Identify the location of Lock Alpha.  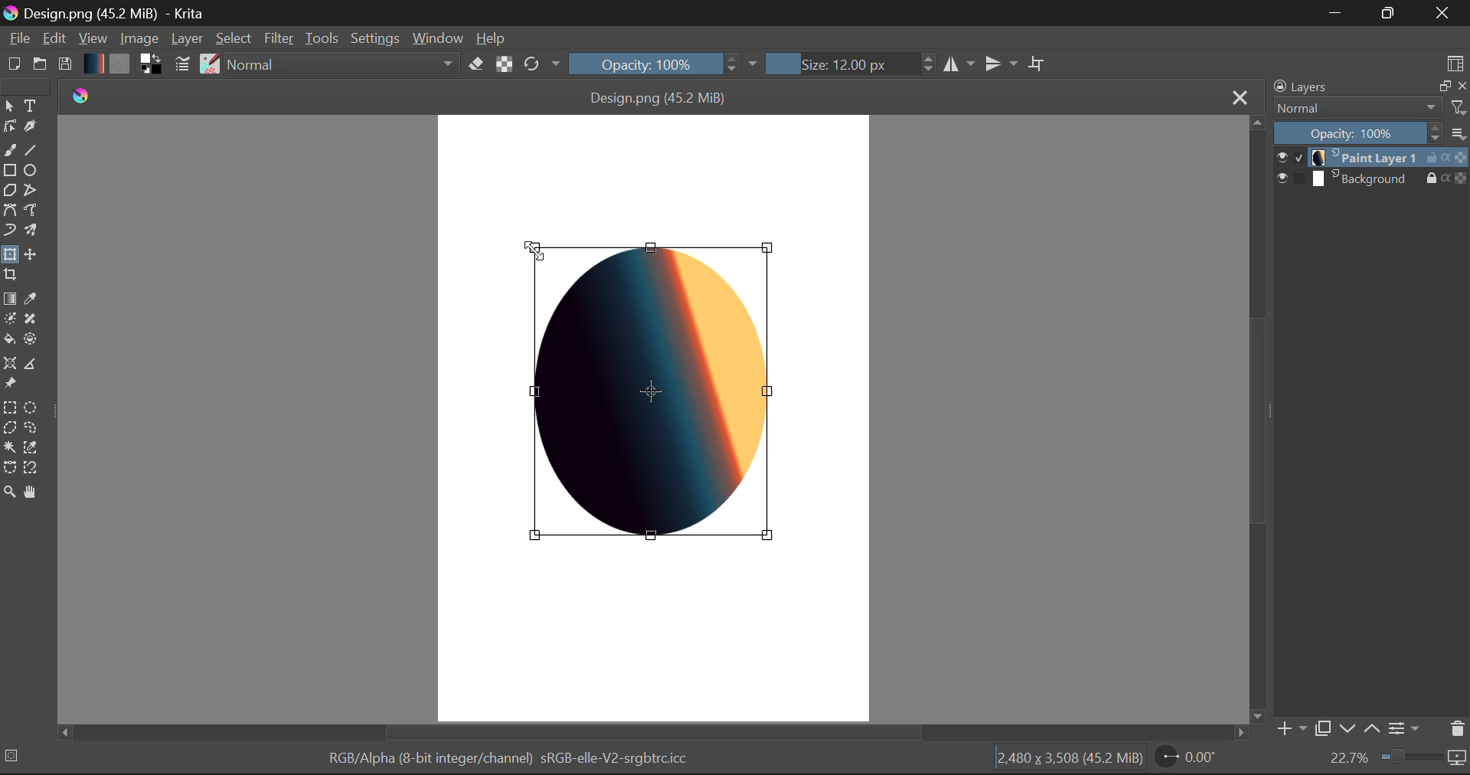
(505, 64).